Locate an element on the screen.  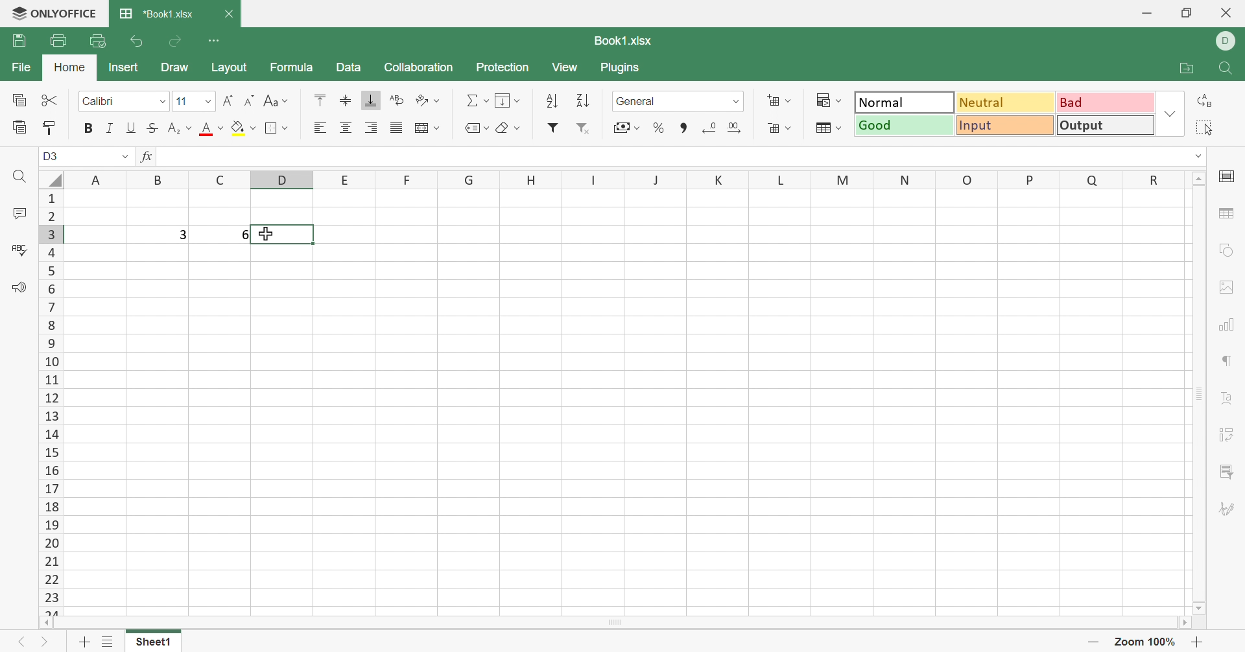
Column names is located at coordinates (622, 178).